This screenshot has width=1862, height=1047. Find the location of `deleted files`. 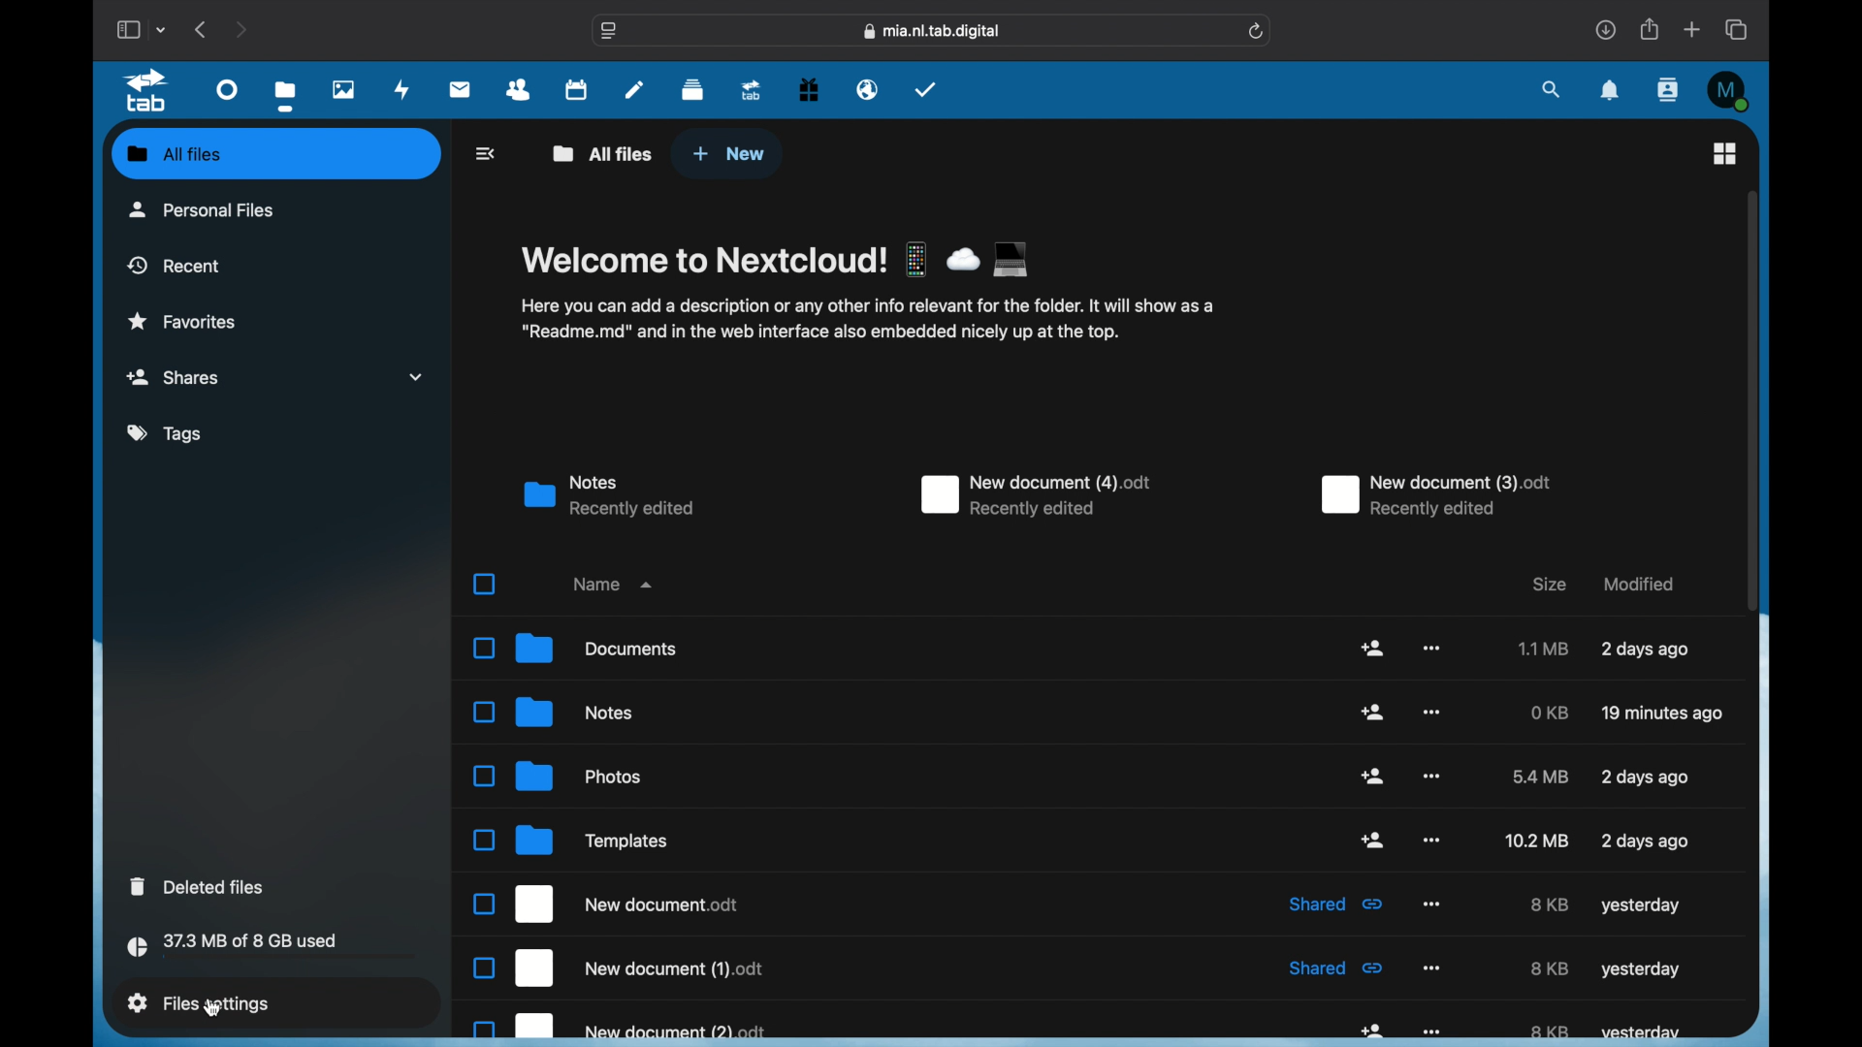

deleted files is located at coordinates (199, 885).